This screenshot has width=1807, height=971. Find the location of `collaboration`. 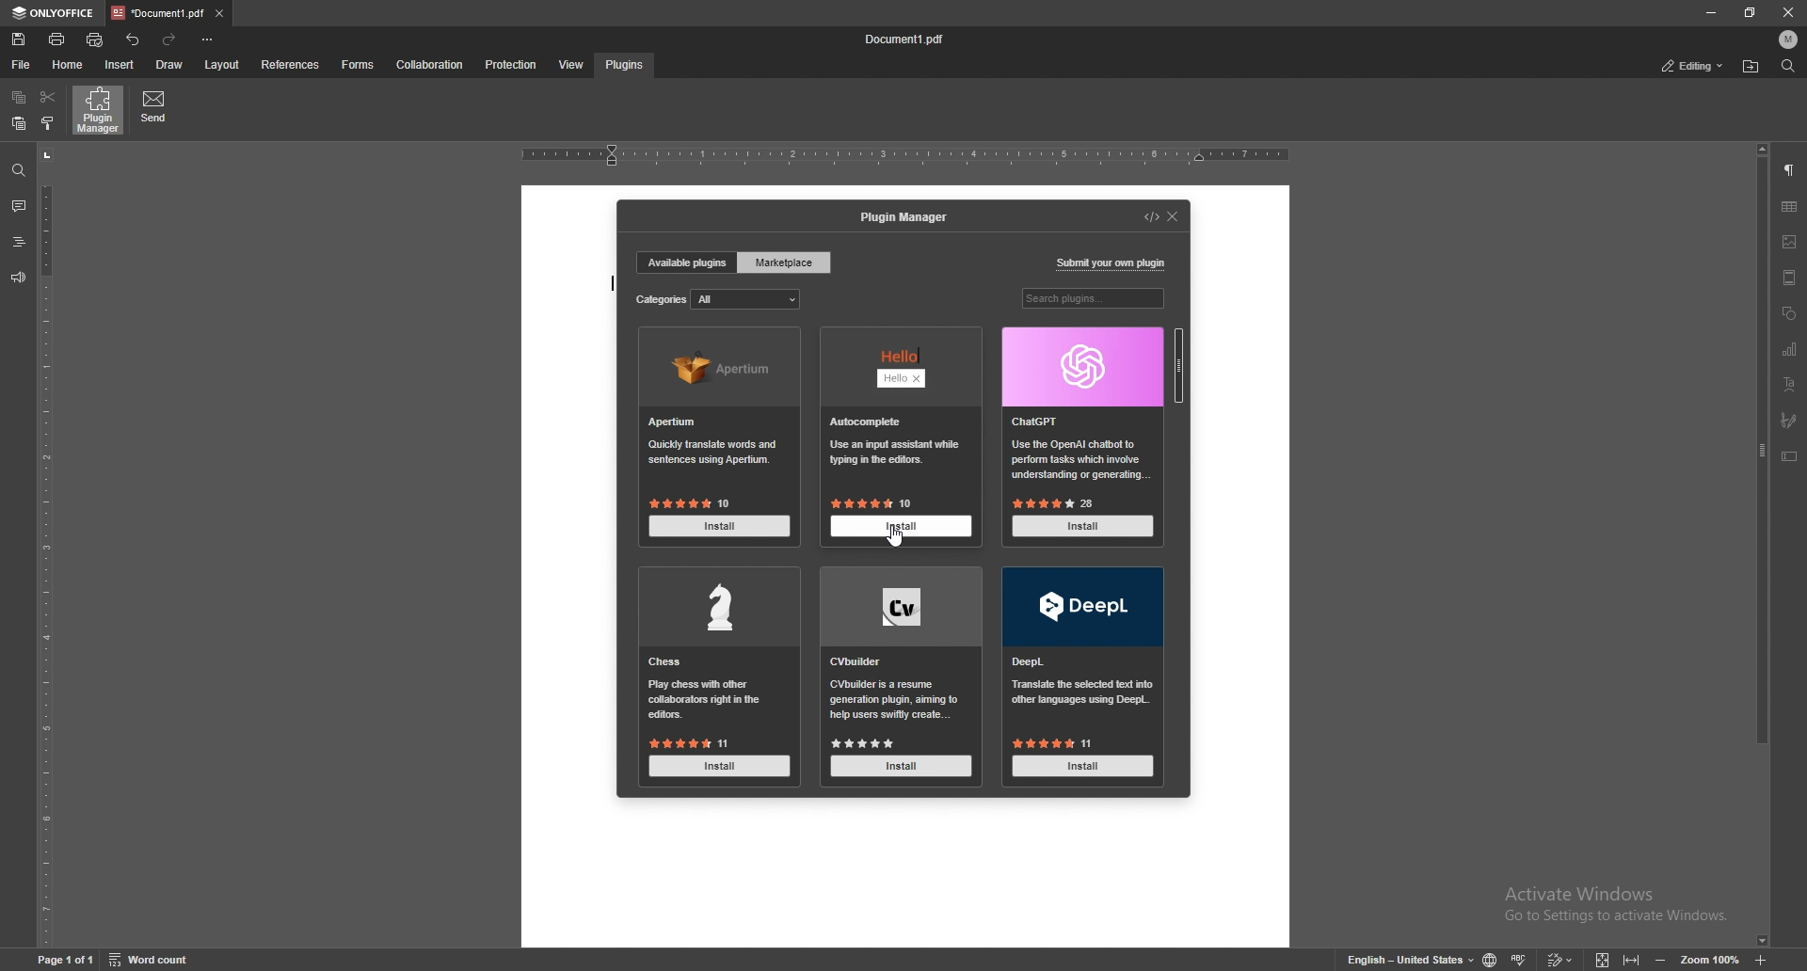

collaboration is located at coordinates (430, 65).